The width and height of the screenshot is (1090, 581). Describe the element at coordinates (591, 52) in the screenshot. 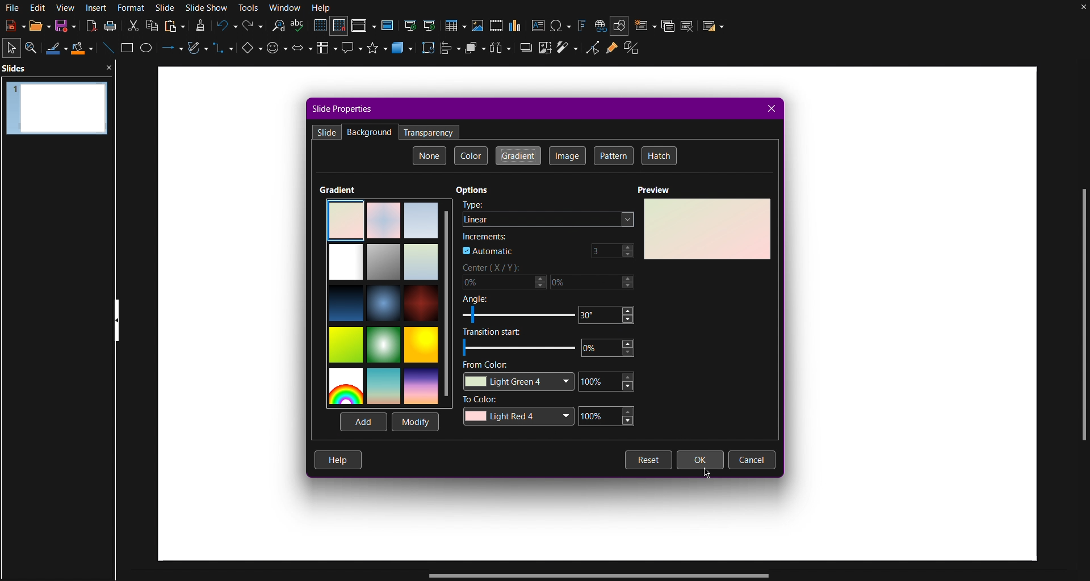

I see `Toggle Point Edit` at that location.